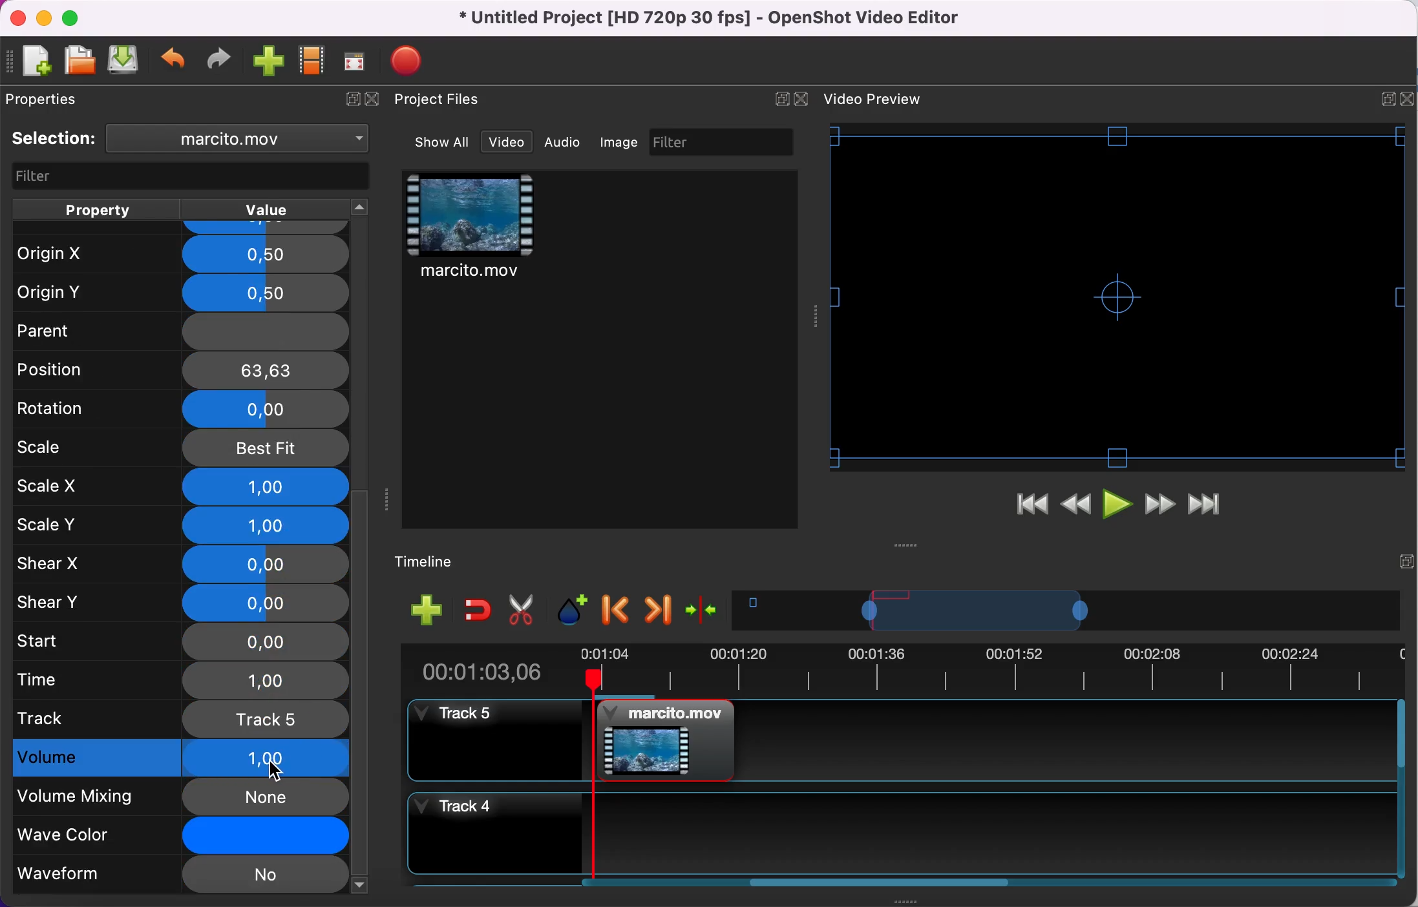 This screenshot has height=907, width=1418. I want to click on Close, so click(800, 99).